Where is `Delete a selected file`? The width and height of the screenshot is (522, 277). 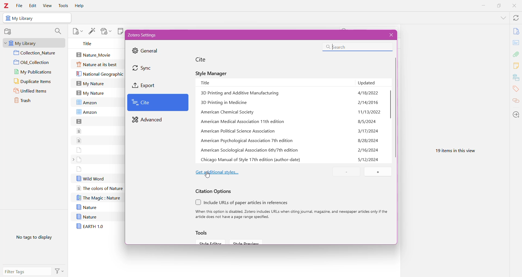
Delete a selected file is located at coordinates (347, 172).